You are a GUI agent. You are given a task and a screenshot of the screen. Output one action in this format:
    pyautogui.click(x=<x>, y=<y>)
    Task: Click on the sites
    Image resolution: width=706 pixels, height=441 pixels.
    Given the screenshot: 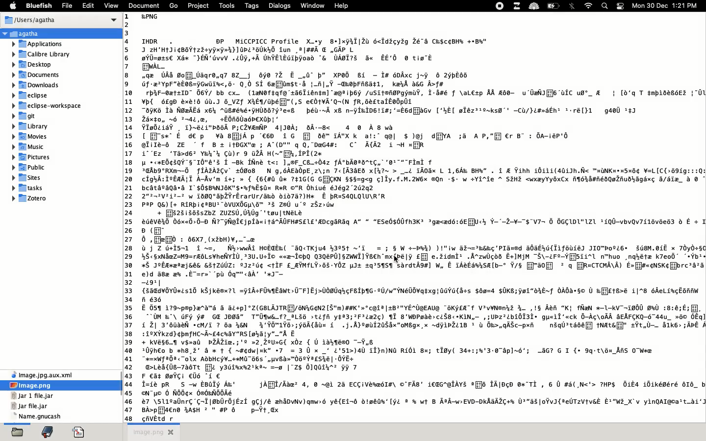 What is the action you would take?
    pyautogui.click(x=27, y=178)
    